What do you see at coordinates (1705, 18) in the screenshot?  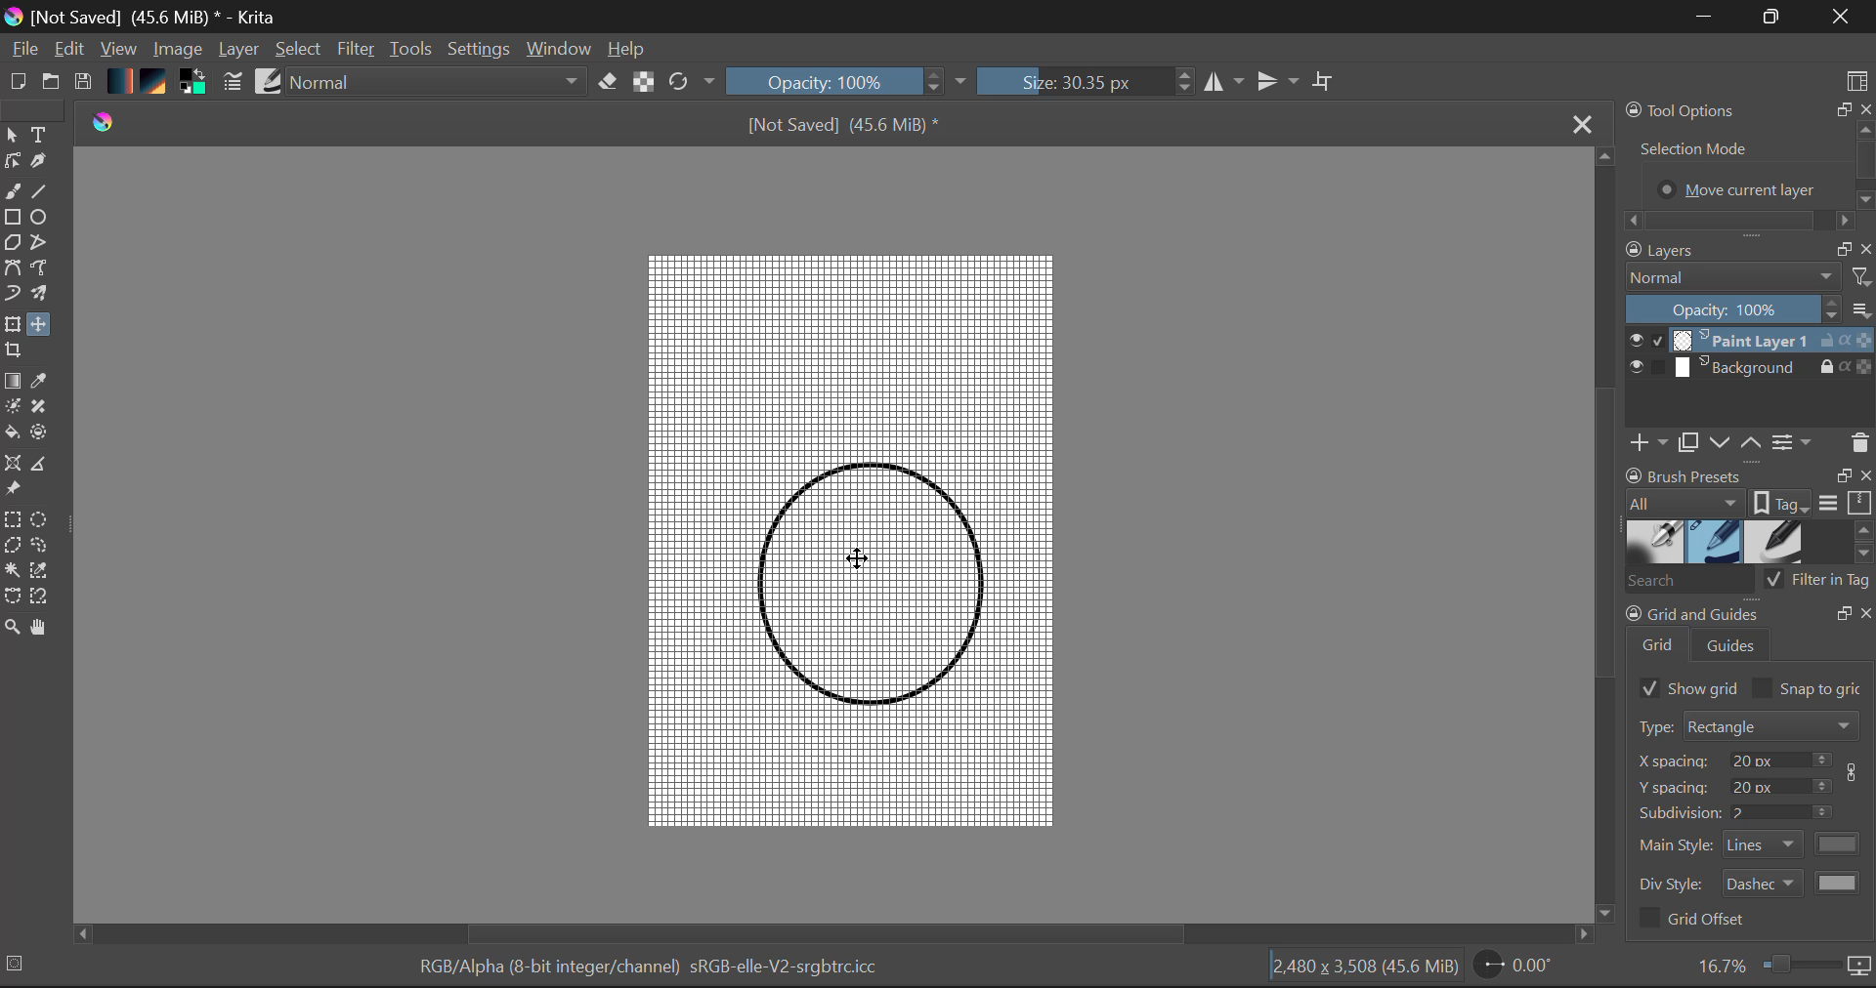 I see `Restore Down` at bounding box center [1705, 18].